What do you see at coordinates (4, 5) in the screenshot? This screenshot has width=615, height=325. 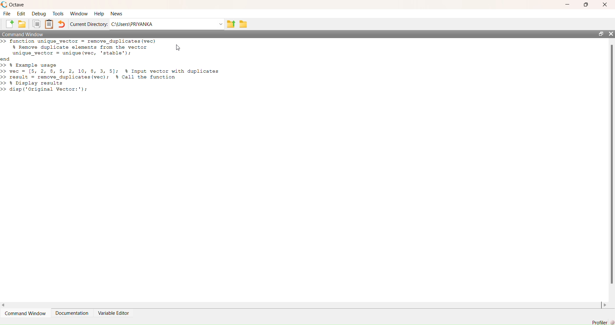 I see `logo` at bounding box center [4, 5].